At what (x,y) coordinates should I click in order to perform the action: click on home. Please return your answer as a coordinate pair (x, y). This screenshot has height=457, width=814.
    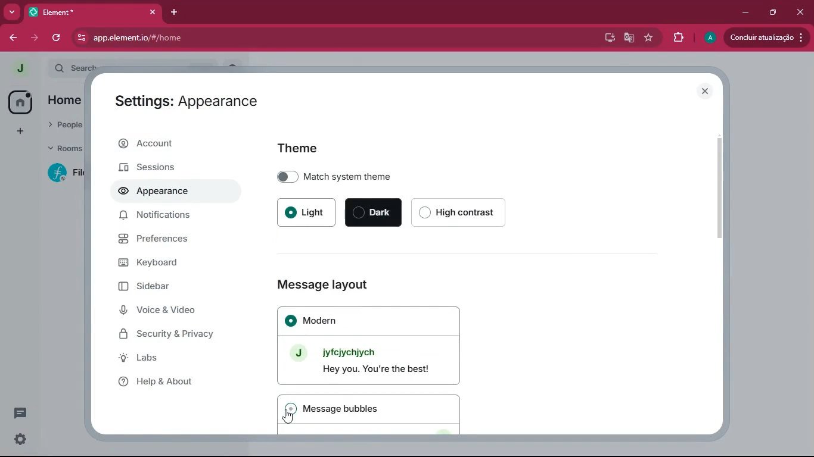
    Looking at the image, I should click on (67, 101).